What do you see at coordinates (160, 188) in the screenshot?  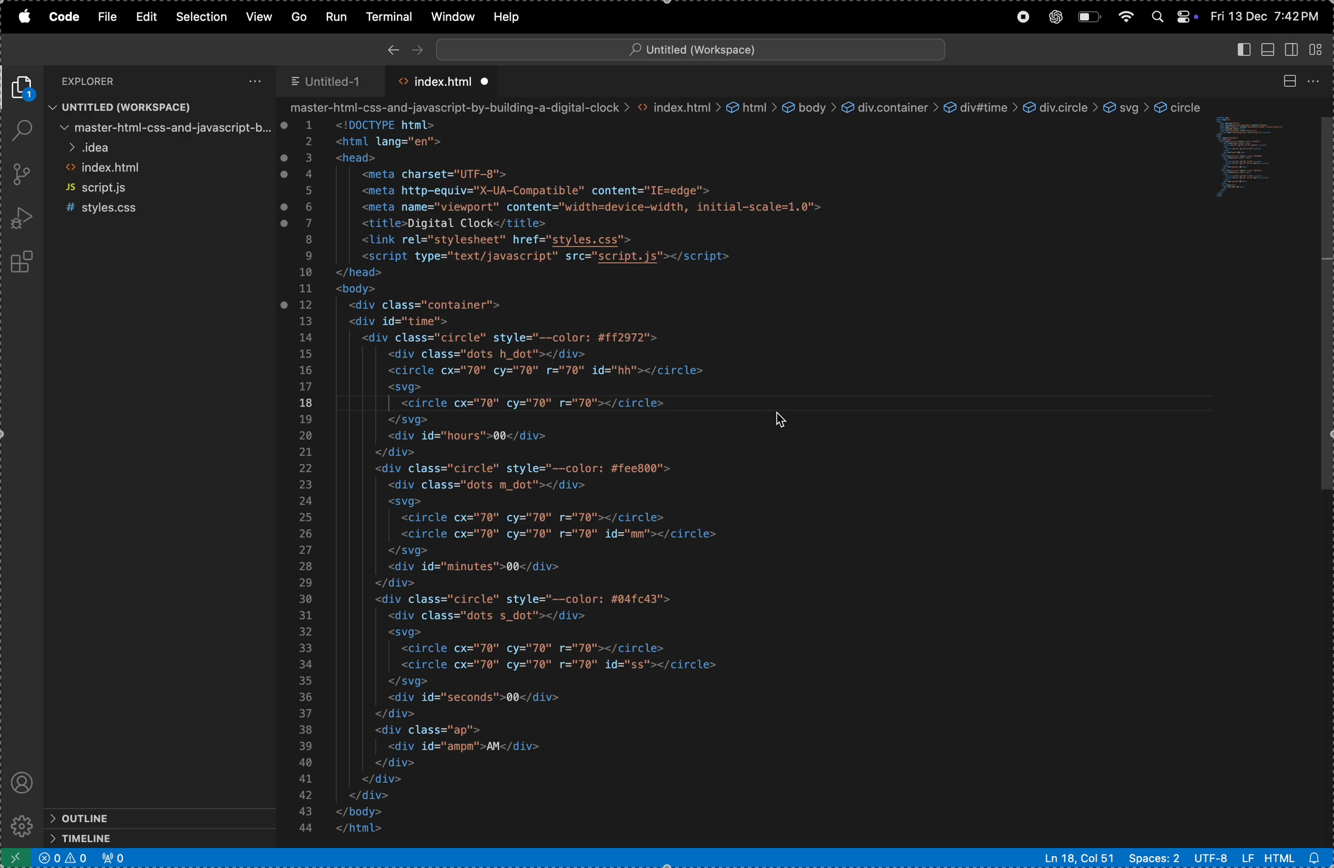 I see `script.js` at bounding box center [160, 188].